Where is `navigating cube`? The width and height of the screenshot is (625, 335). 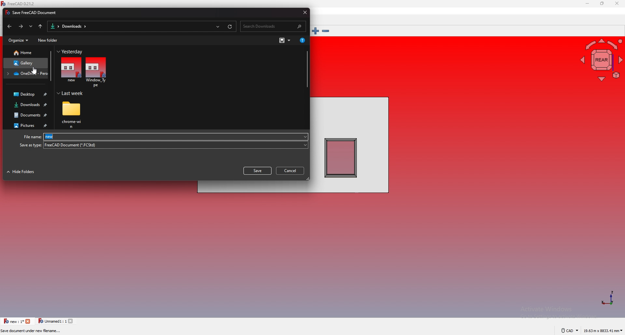 navigating cube is located at coordinates (602, 60).